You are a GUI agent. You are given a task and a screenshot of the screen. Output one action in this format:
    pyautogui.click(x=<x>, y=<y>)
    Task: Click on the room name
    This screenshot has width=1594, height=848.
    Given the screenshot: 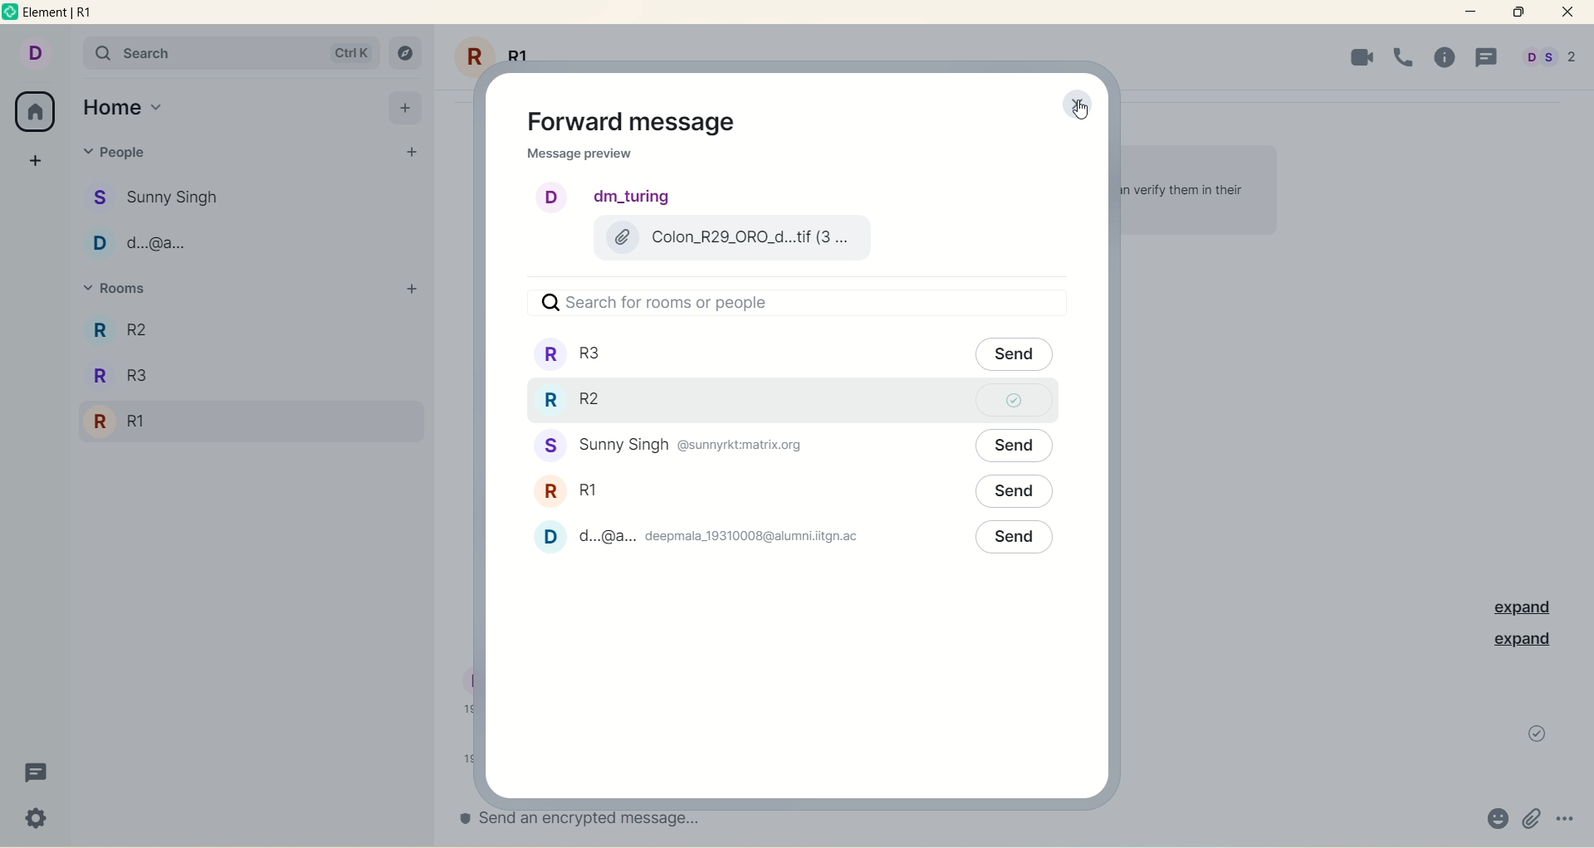 What is the action you would take?
    pyautogui.click(x=511, y=48)
    